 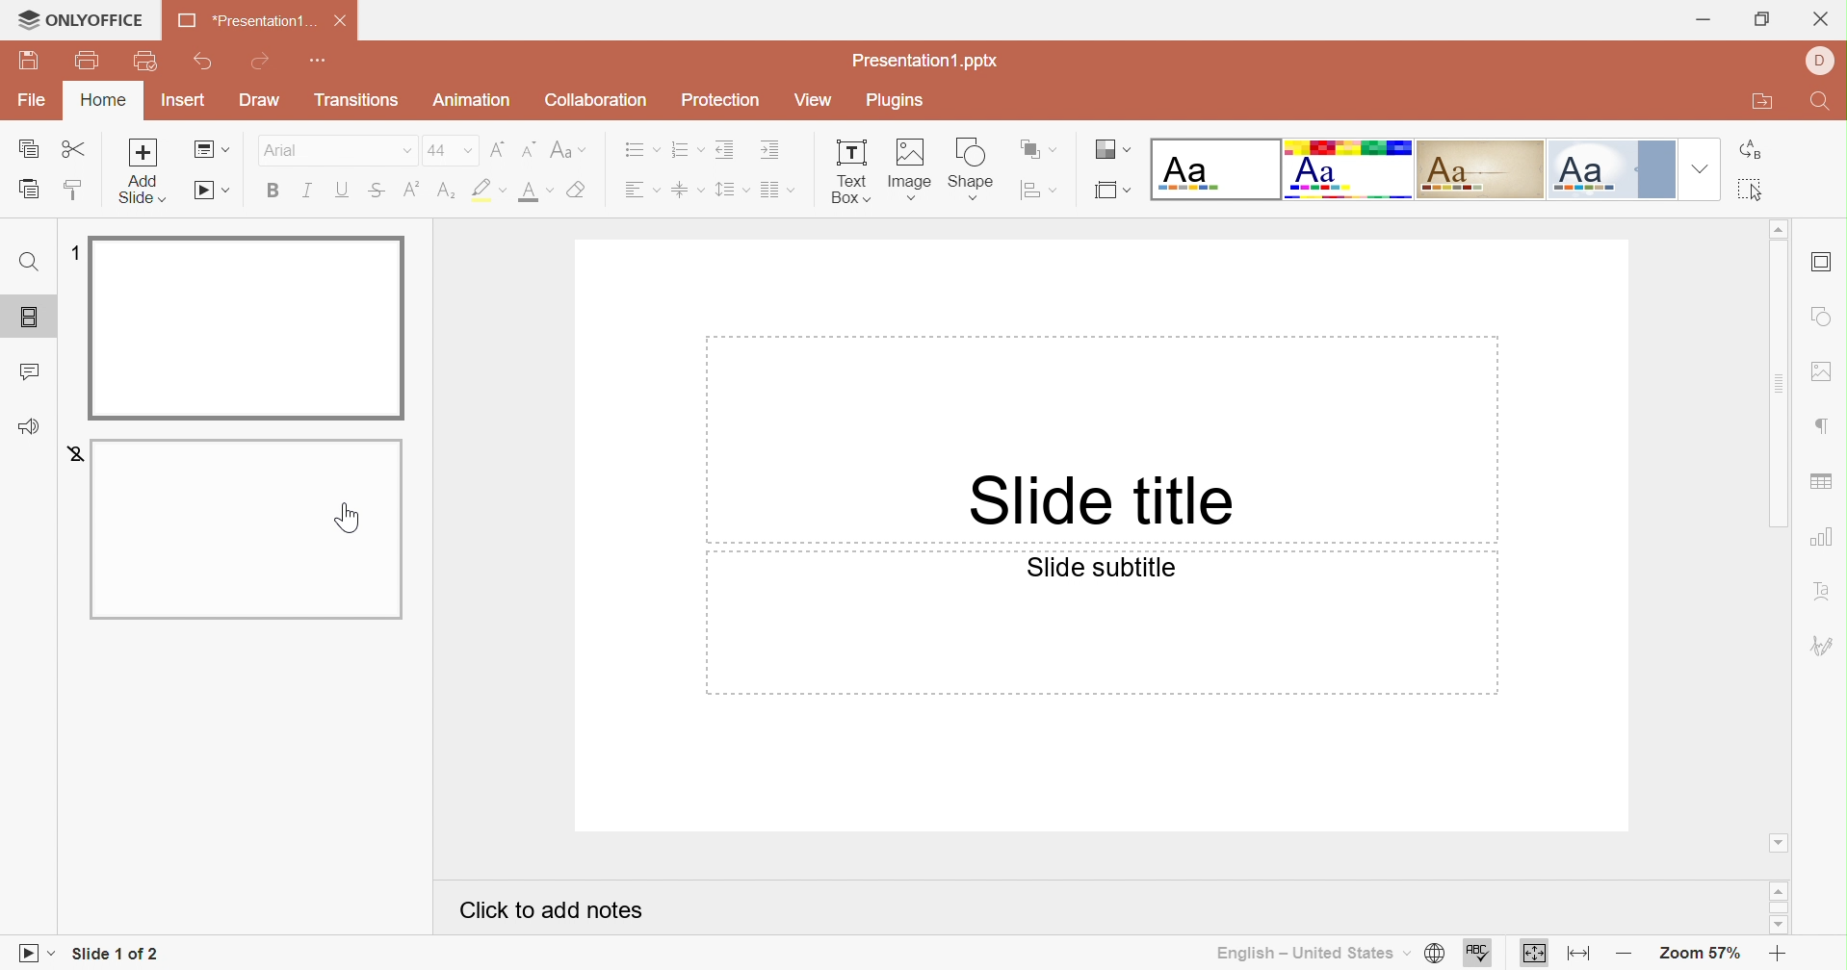 What do you see at coordinates (1475, 954) in the screenshot?
I see `Spell checking` at bounding box center [1475, 954].